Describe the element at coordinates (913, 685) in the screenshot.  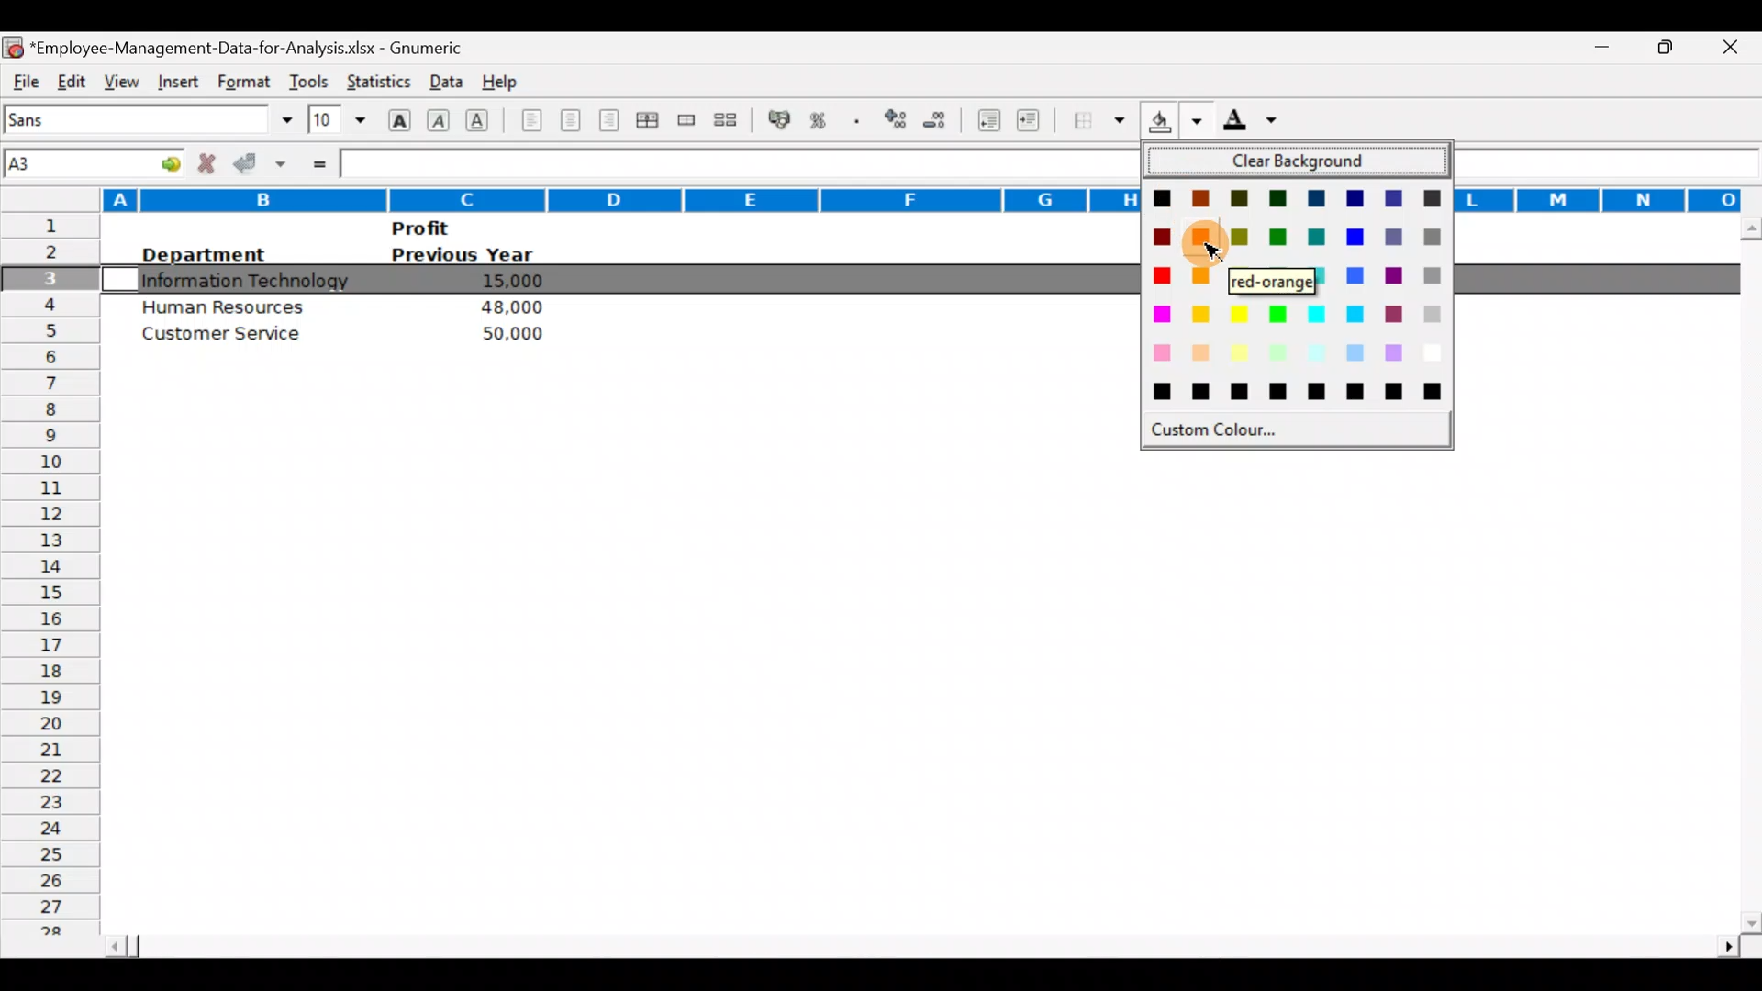
I see `Cells` at that location.